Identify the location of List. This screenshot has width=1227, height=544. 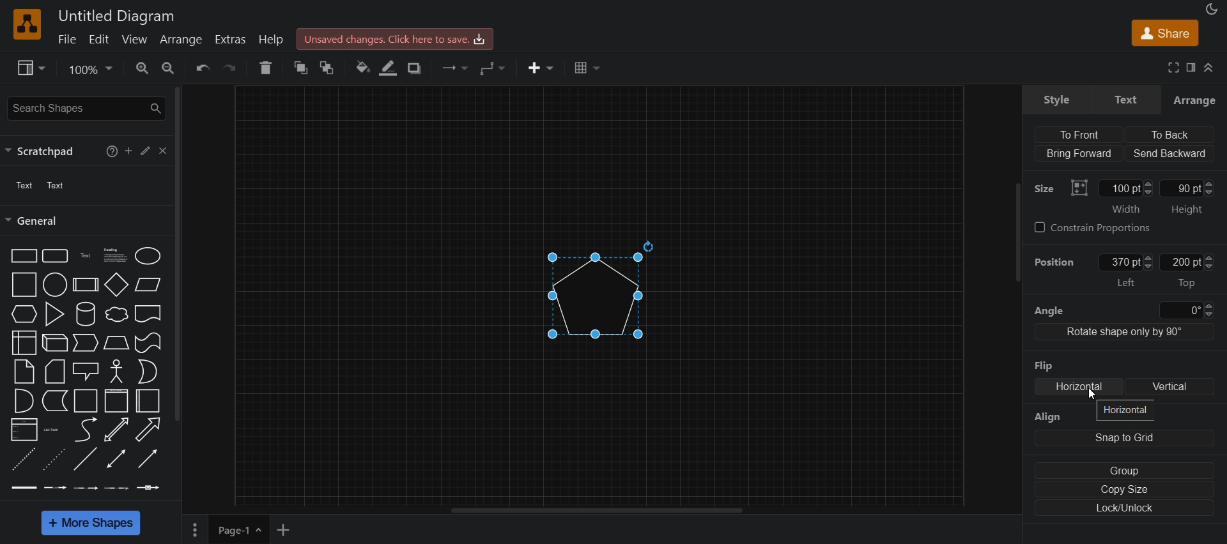
(24, 430).